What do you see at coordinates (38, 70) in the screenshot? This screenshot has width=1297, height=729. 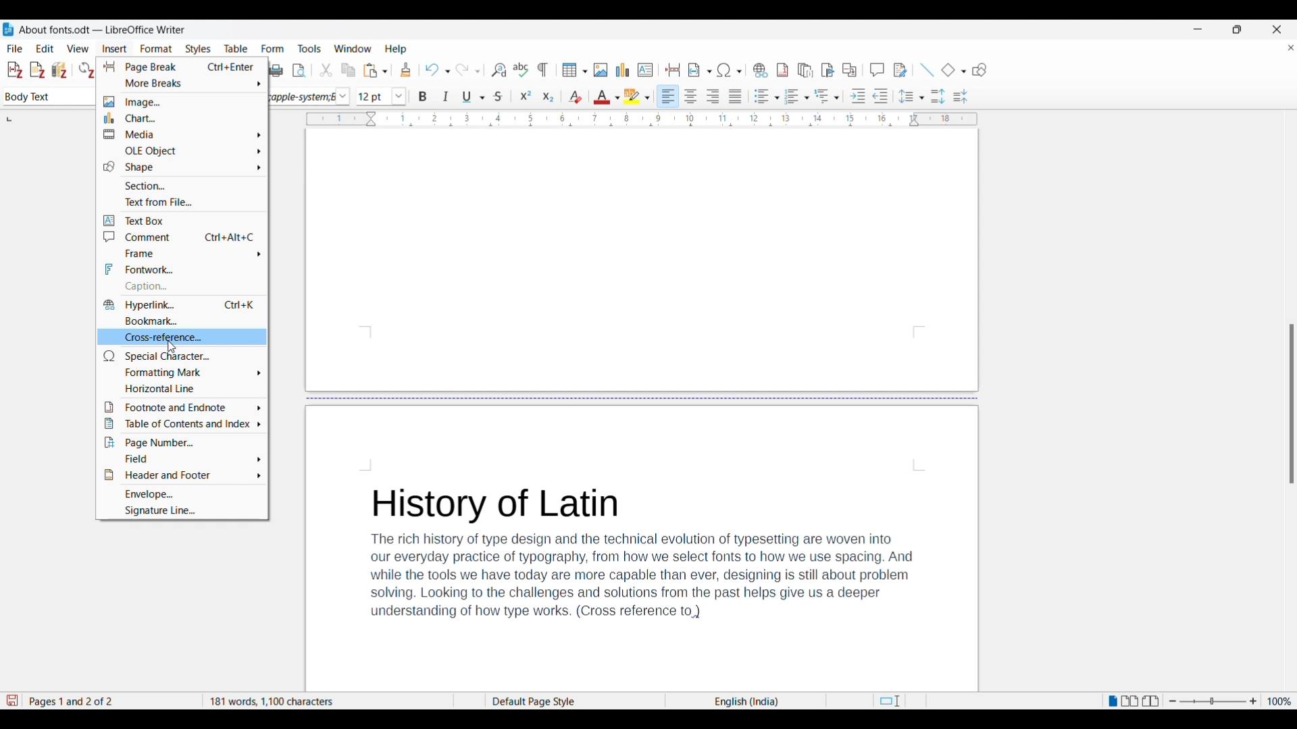 I see `Add note` at bounding box center [38, 70].